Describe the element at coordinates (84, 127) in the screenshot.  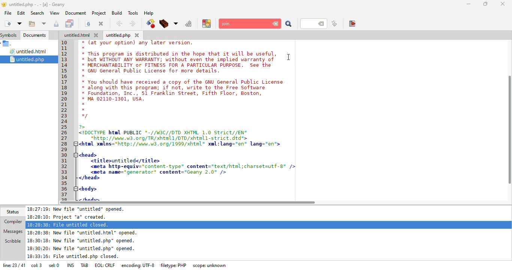
I see `?>` at that location.